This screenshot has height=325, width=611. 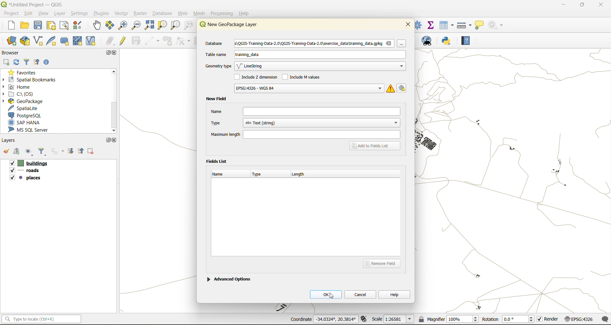 I want to click on cursor, so click(x=333, y=296).